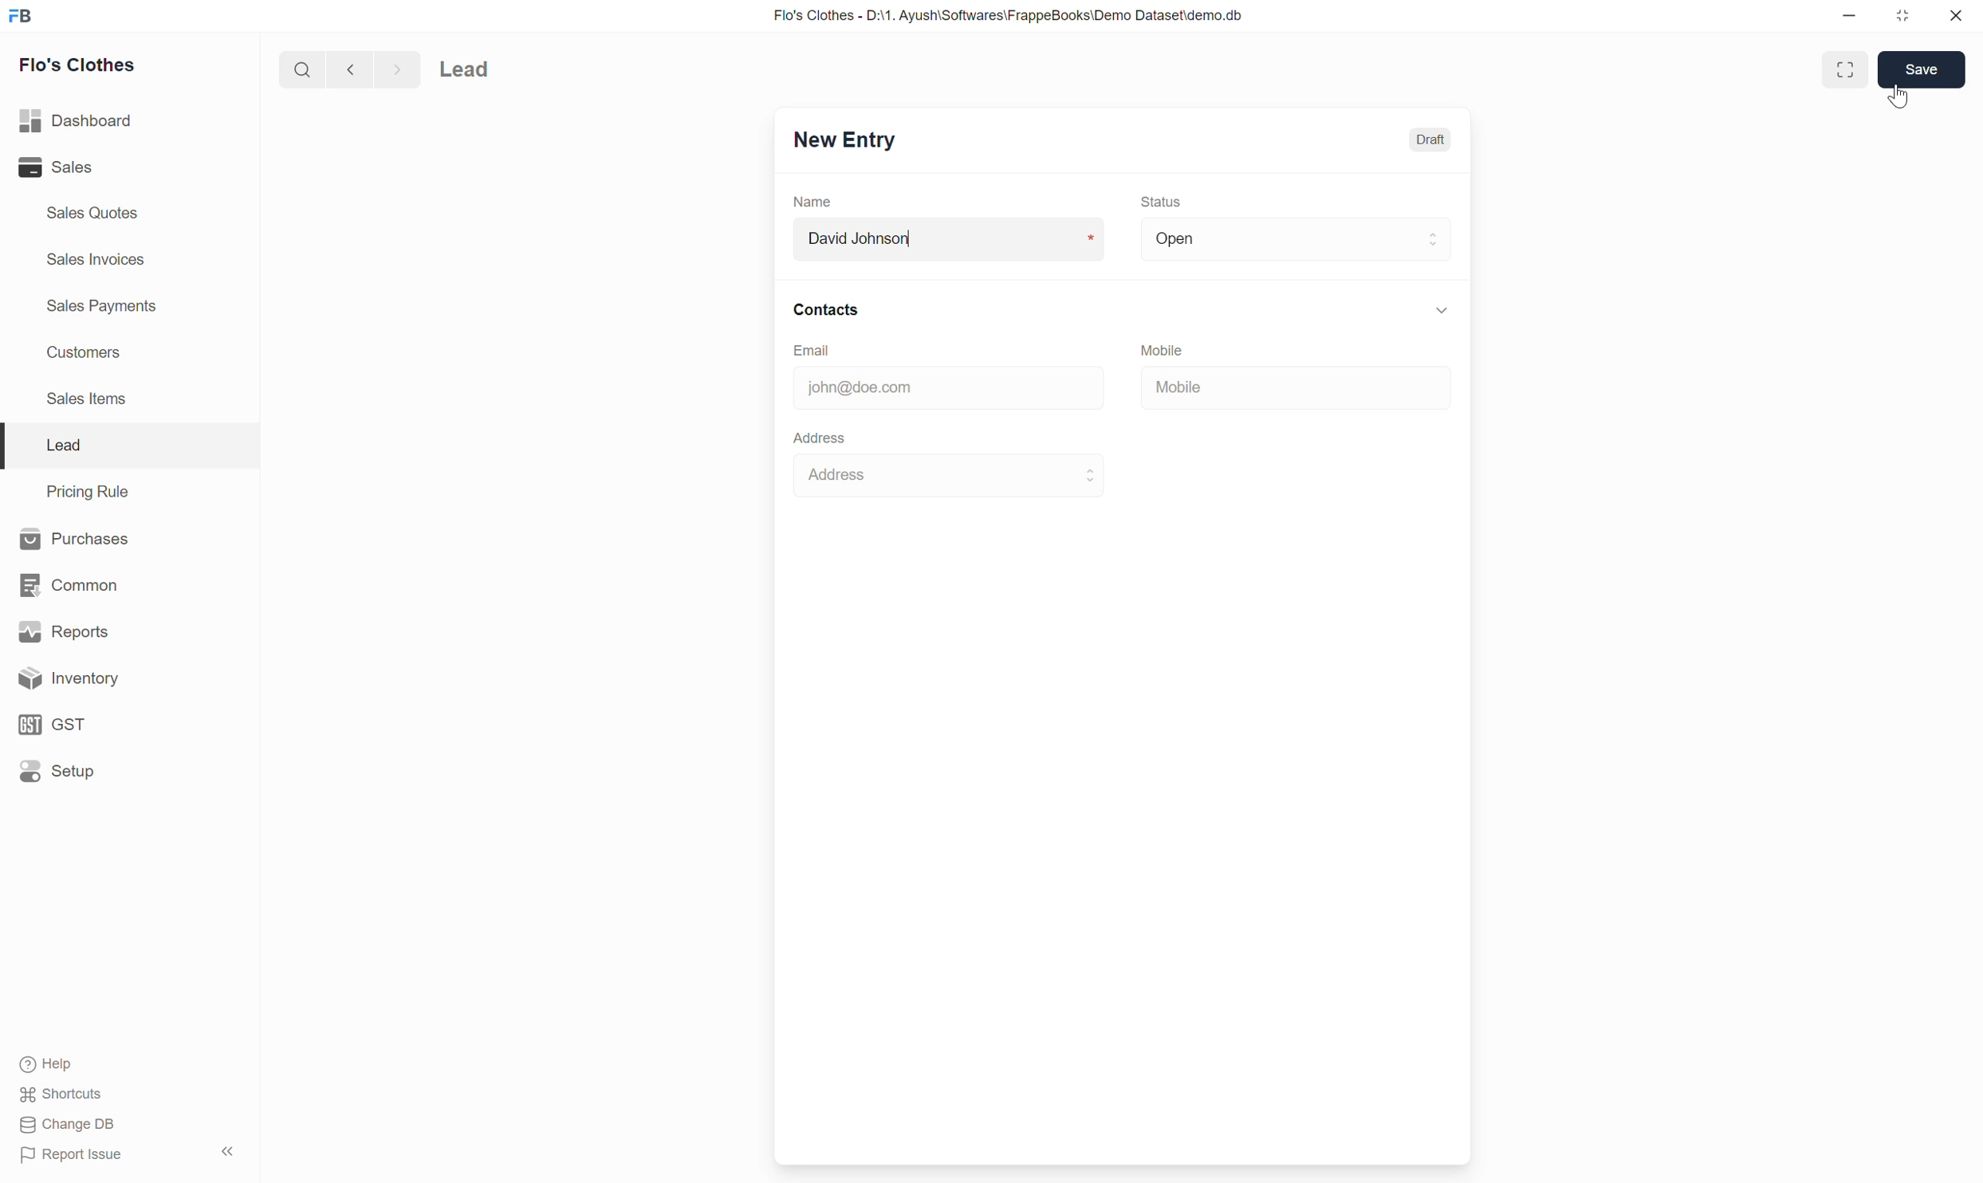 This screenshot has width=1983, height=1183. What do you see at coordinates (93, 403) in the screenshot?
I see `Sales Items` at bounding box center [93, 403].